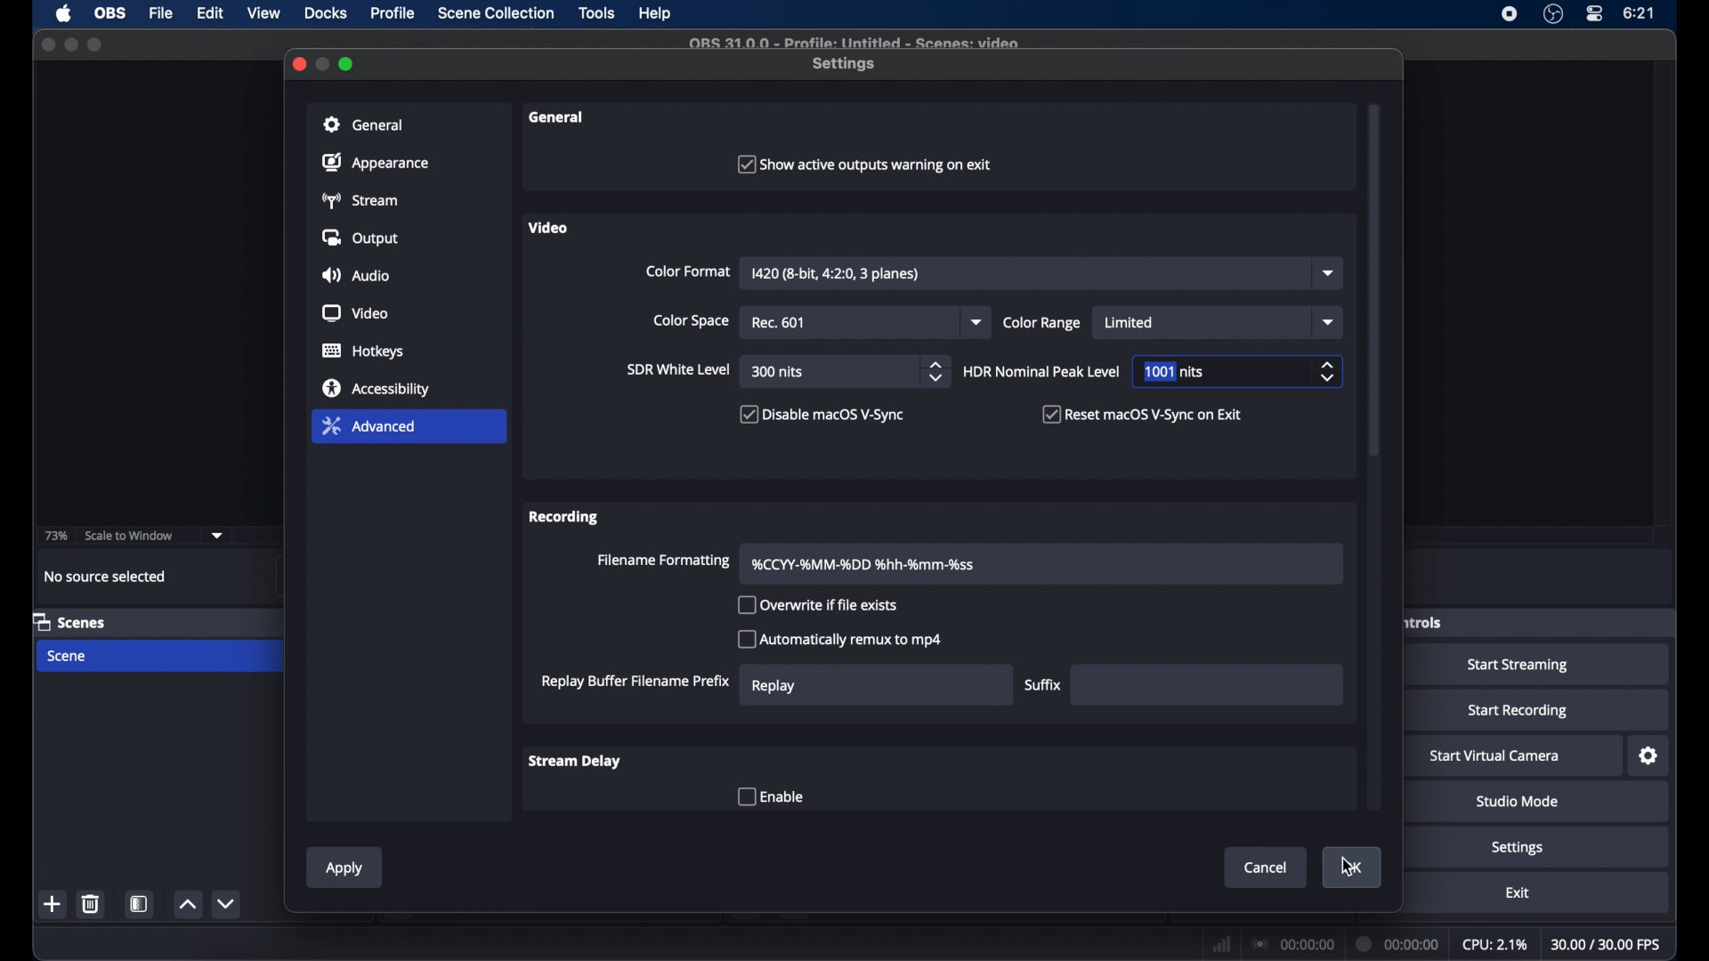 The width and height of the screenshot is (1709, 961). Describe the element at coordinates (1649, 756) in the screenshot. I see `settings` at that location.